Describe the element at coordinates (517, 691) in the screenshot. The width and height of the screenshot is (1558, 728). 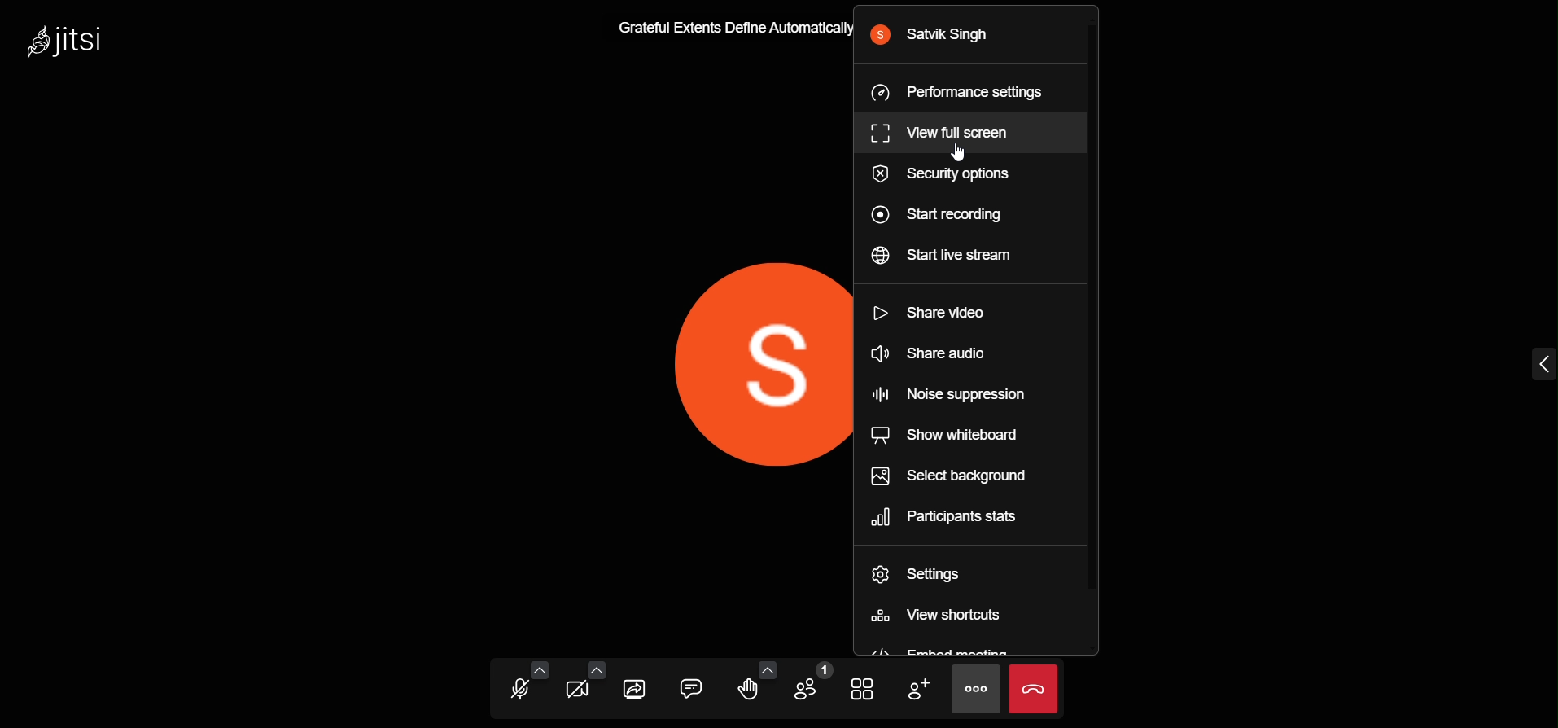
I see `microphone` at that location.